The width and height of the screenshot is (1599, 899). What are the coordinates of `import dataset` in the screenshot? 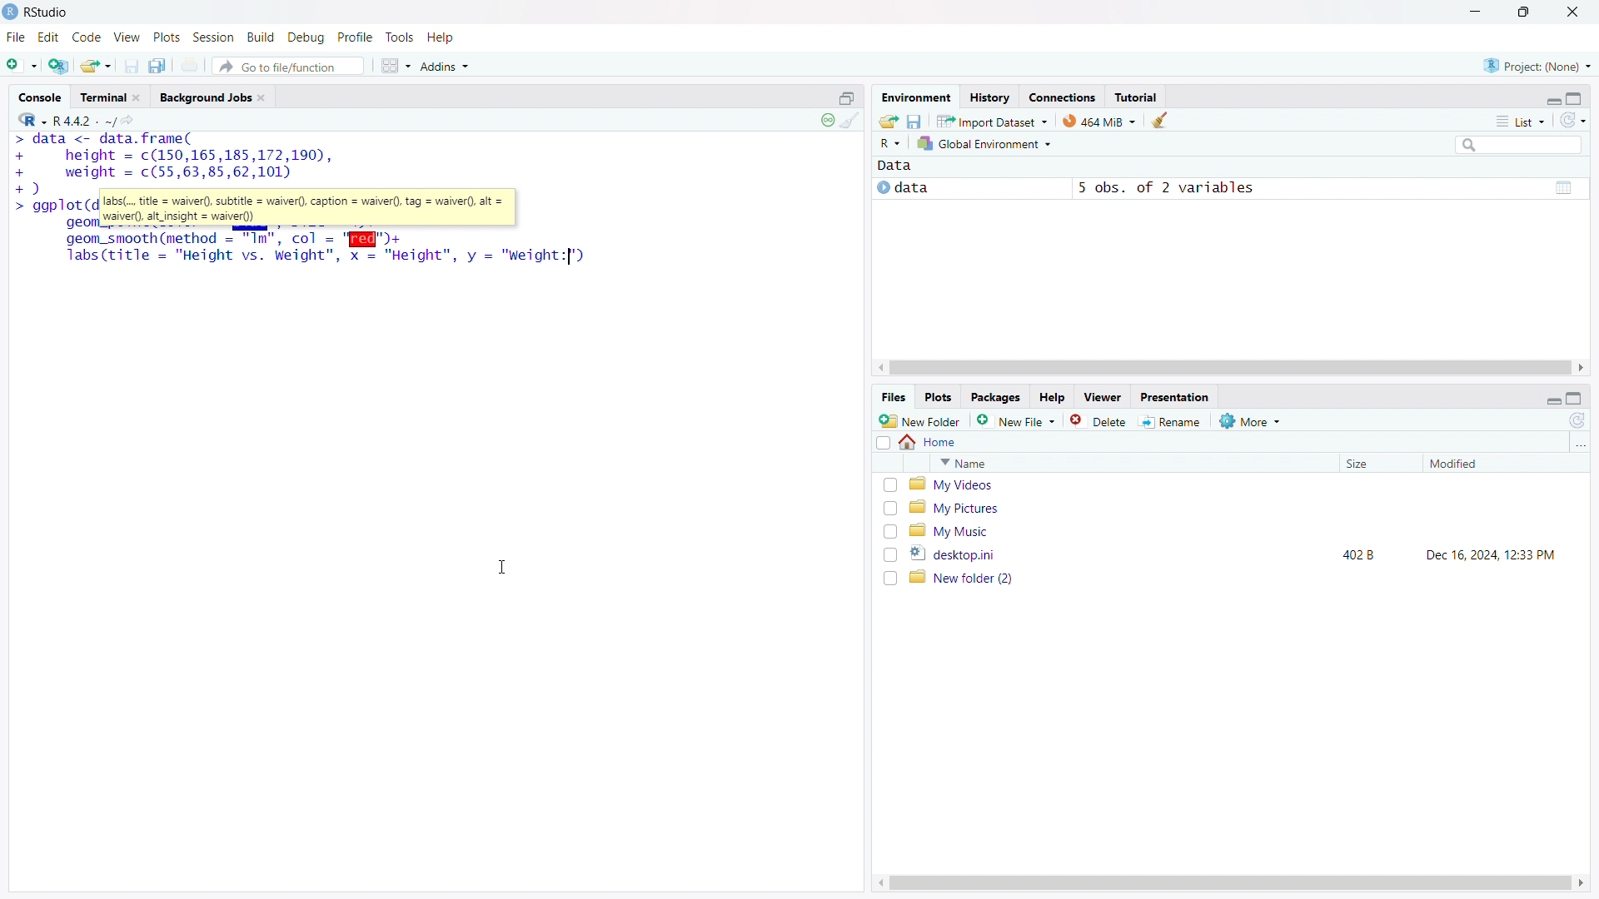 It's located at (993, 120).